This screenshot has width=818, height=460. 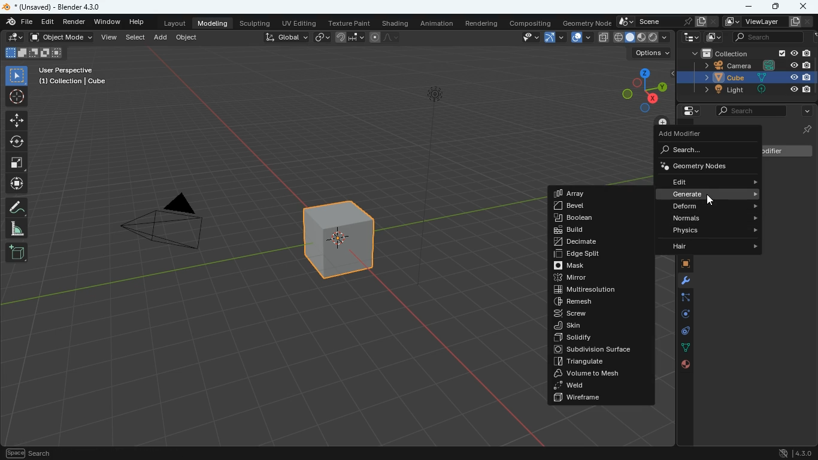 I want to click on hair, so click(x=710, y=247).